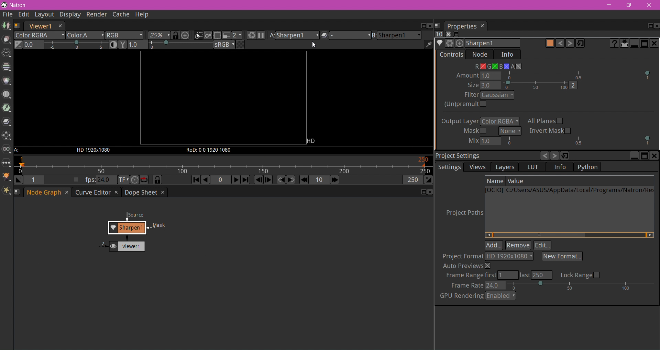 This screenshot has height=350, width=660. Describe the element at coordinates (412, 181) in the screenshot. I see `The playback out point` at that location.